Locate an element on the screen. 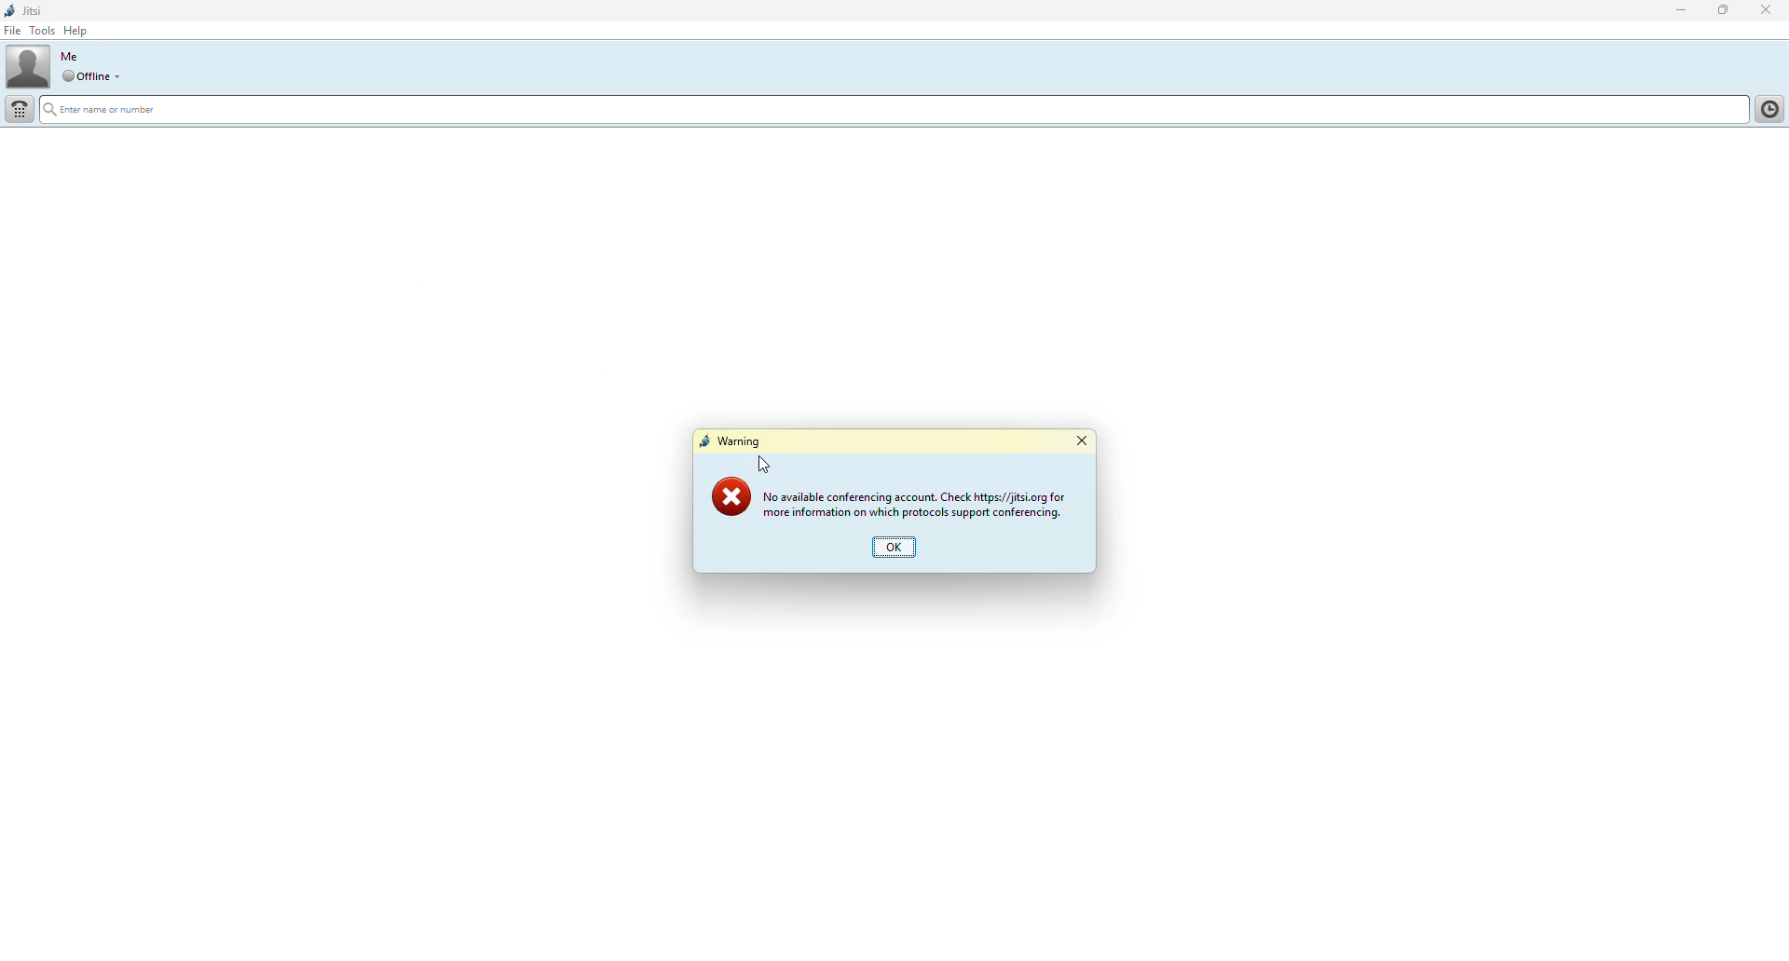 The height and width of the screenshot is (961, 1789). offline is located at coordinates (123, 75).